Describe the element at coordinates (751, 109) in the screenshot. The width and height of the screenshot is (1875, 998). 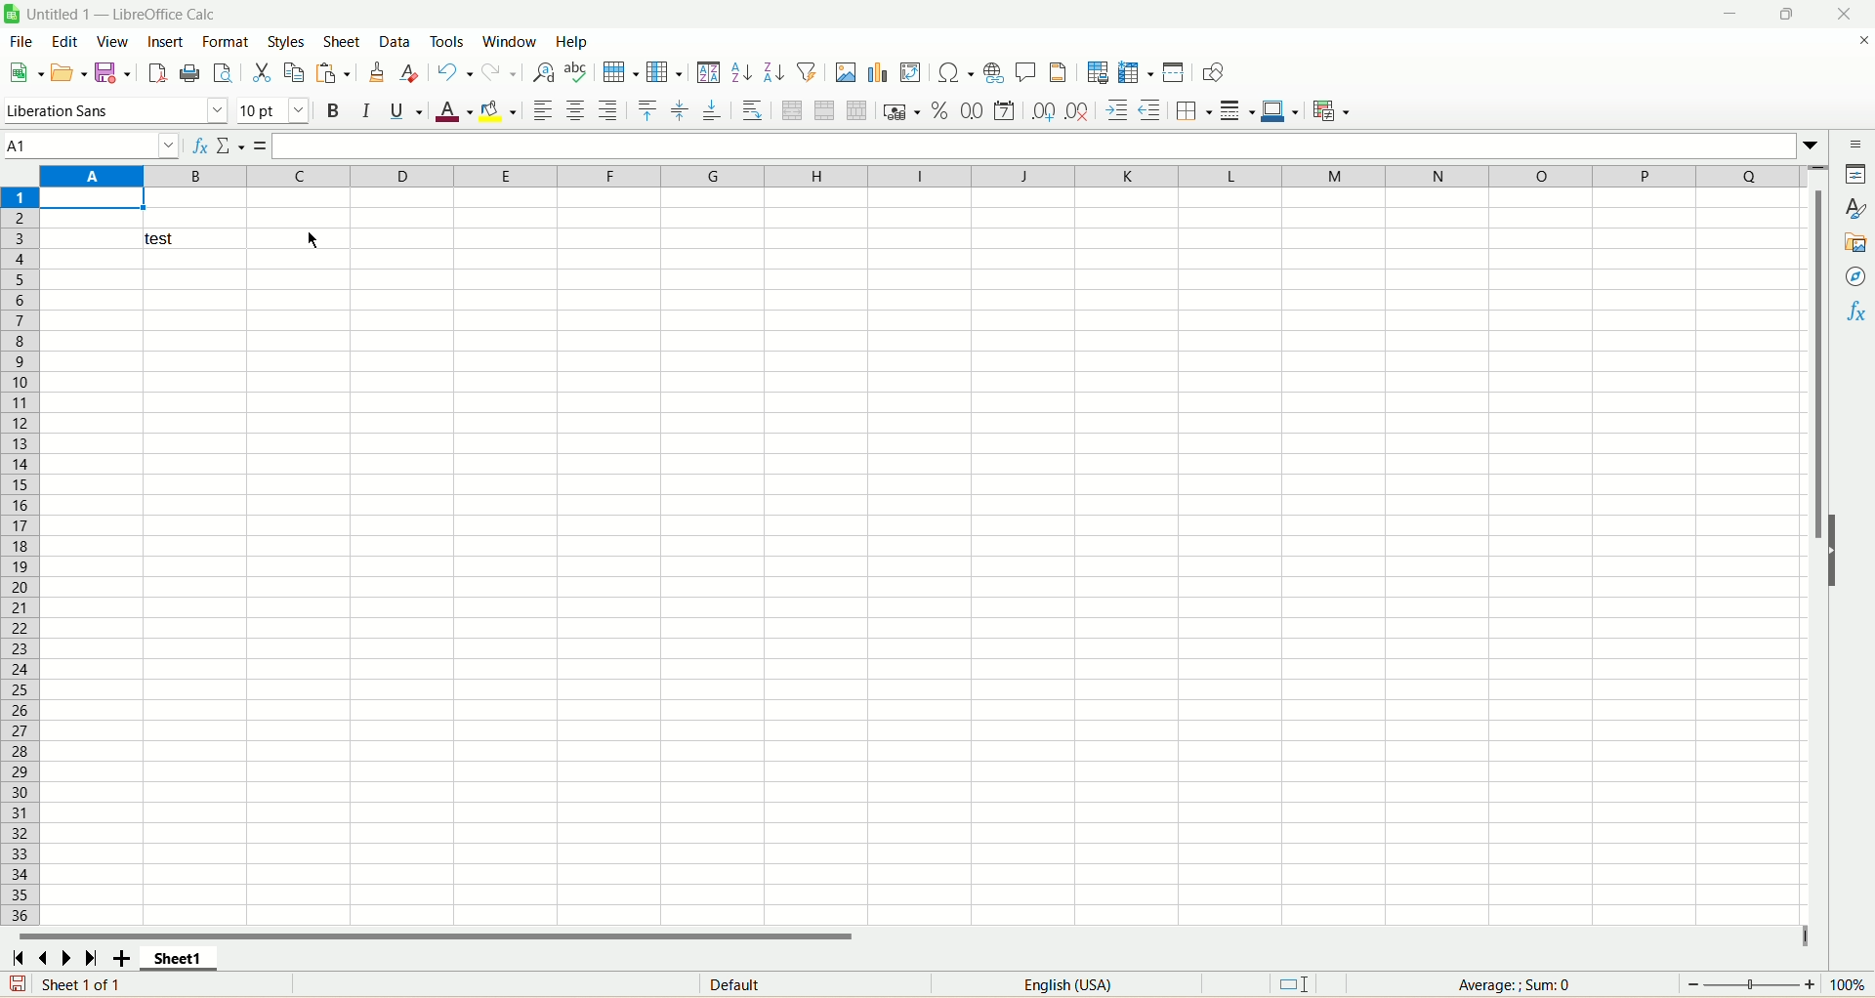
I see `wrap text` at that location.